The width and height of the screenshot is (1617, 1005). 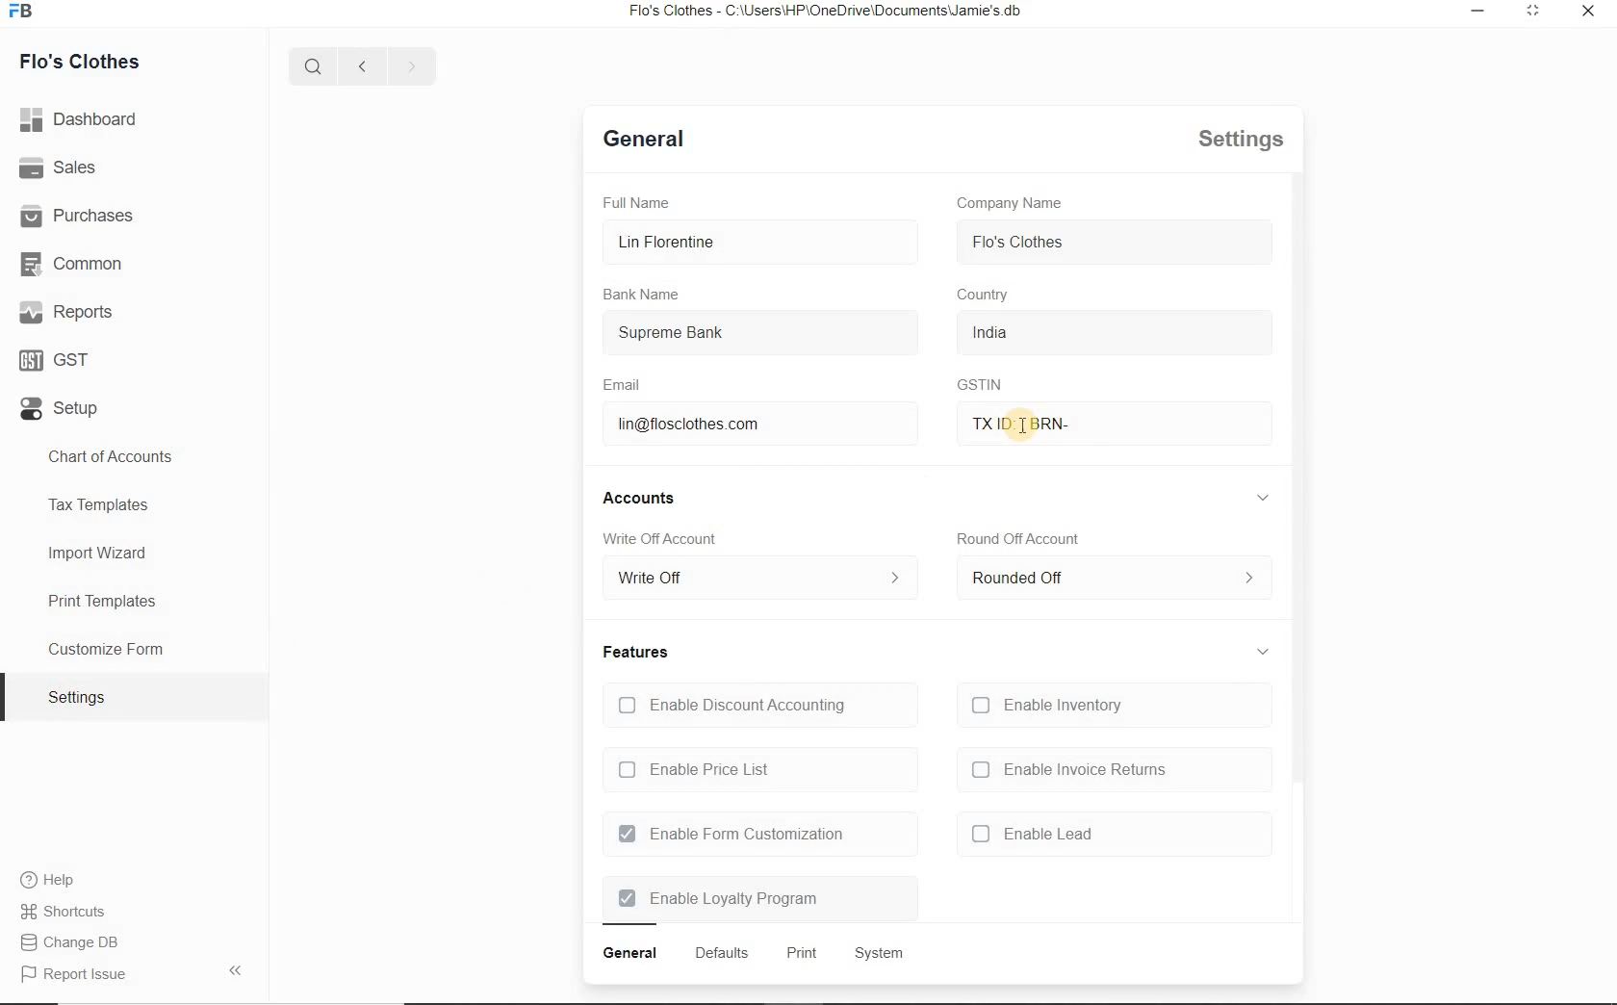 What do you see at coordinates (973, 386) in the screenshot?
I see `GSTIN` at bounding box center [973, 386].